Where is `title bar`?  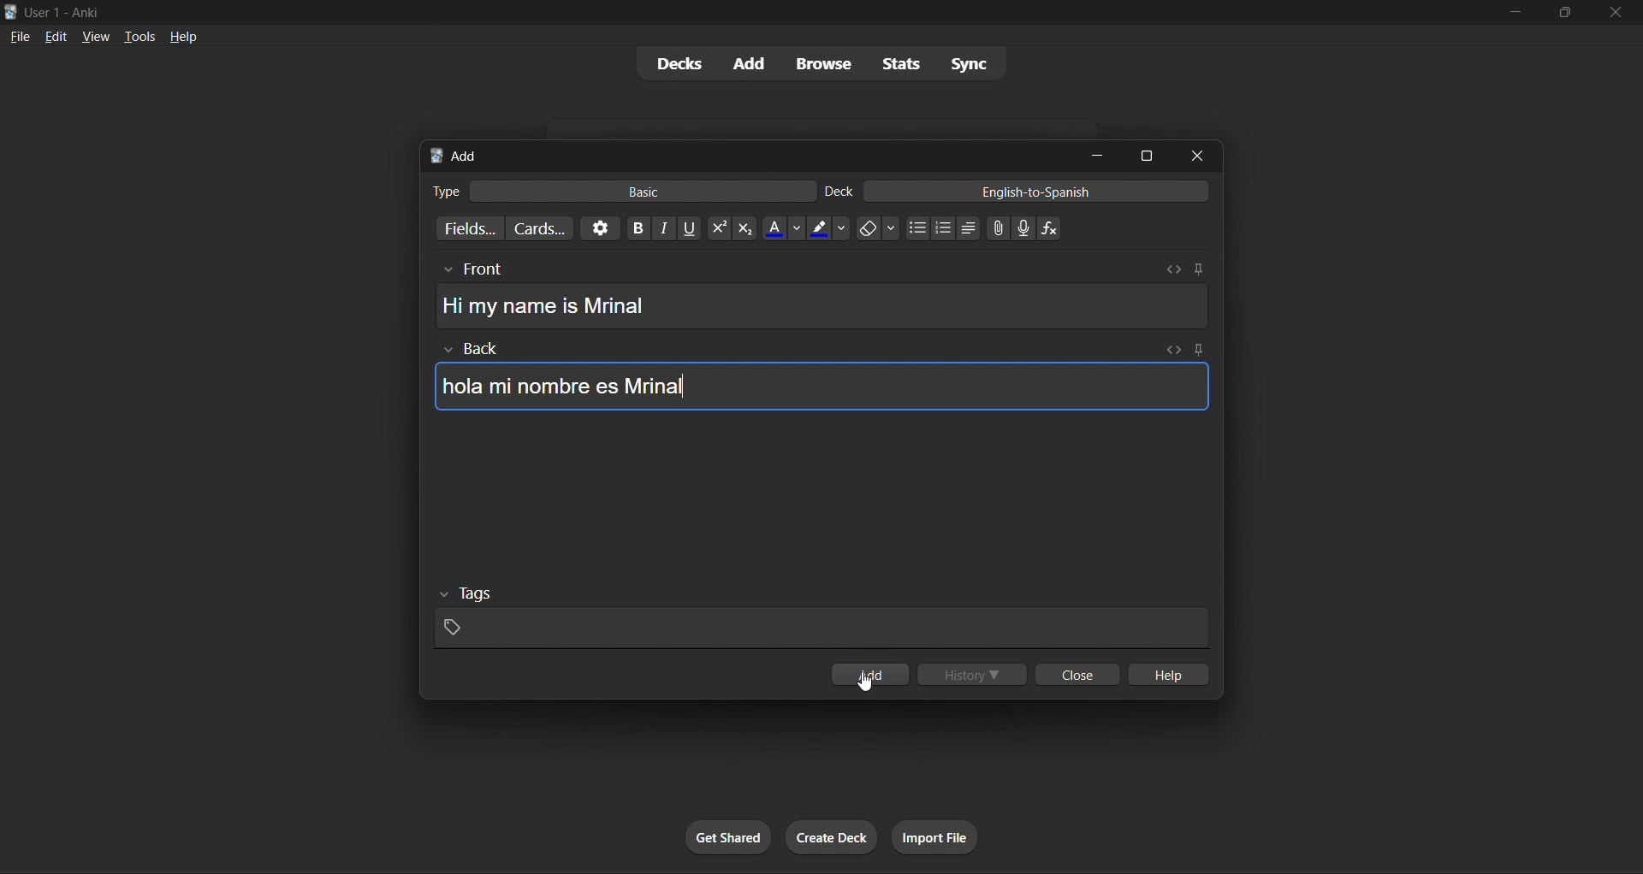
title bar is located at coordinates (721, 10).